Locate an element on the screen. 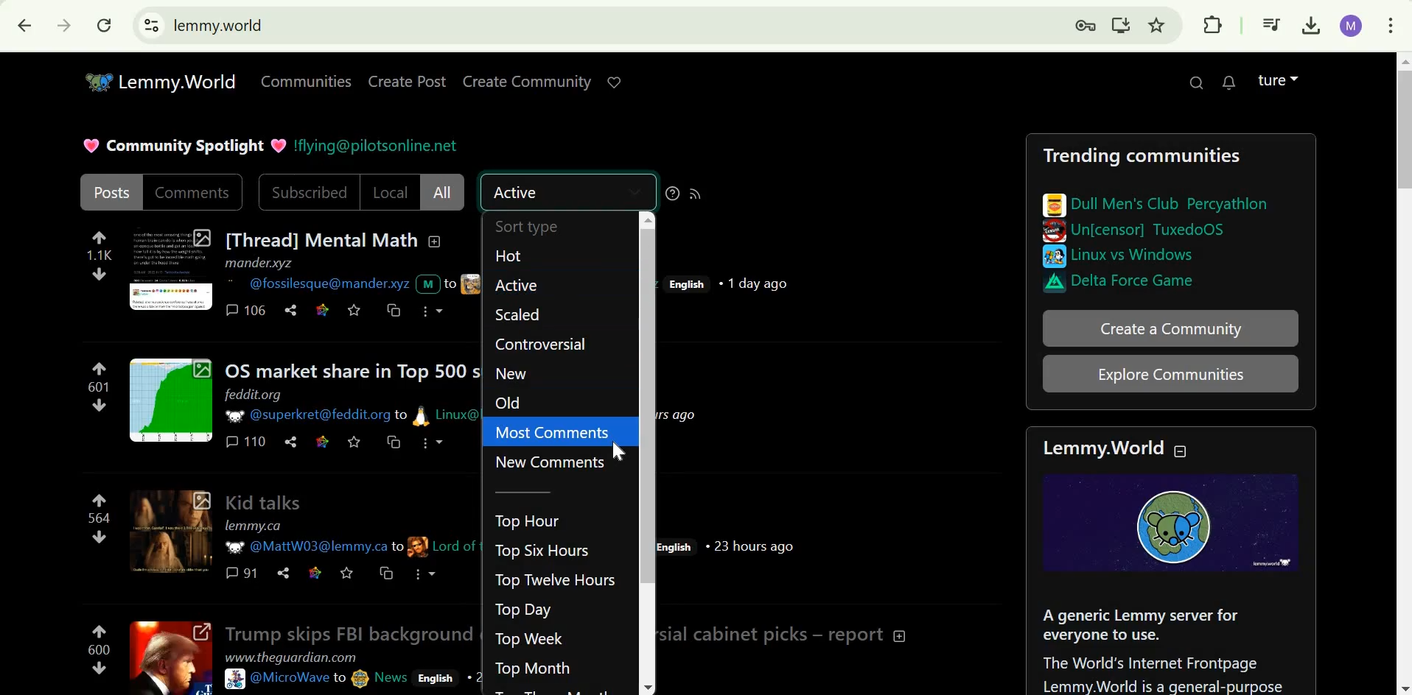 The height and width of the screenshot is (695, 1412). more is located at coordinates (429, 443).